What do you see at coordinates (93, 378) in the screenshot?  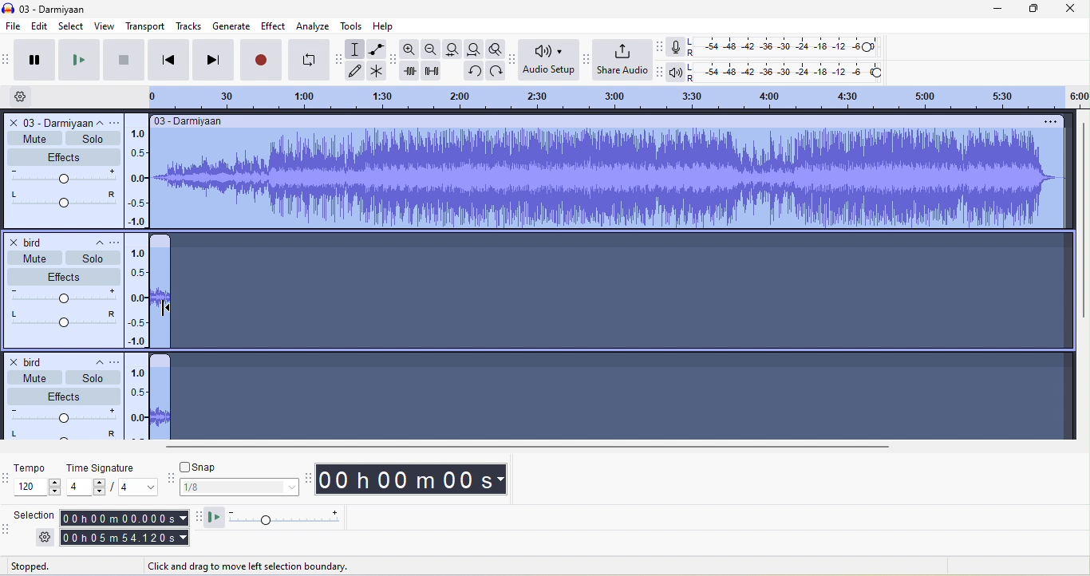 I see `solo` at bounding box center [93, 378].